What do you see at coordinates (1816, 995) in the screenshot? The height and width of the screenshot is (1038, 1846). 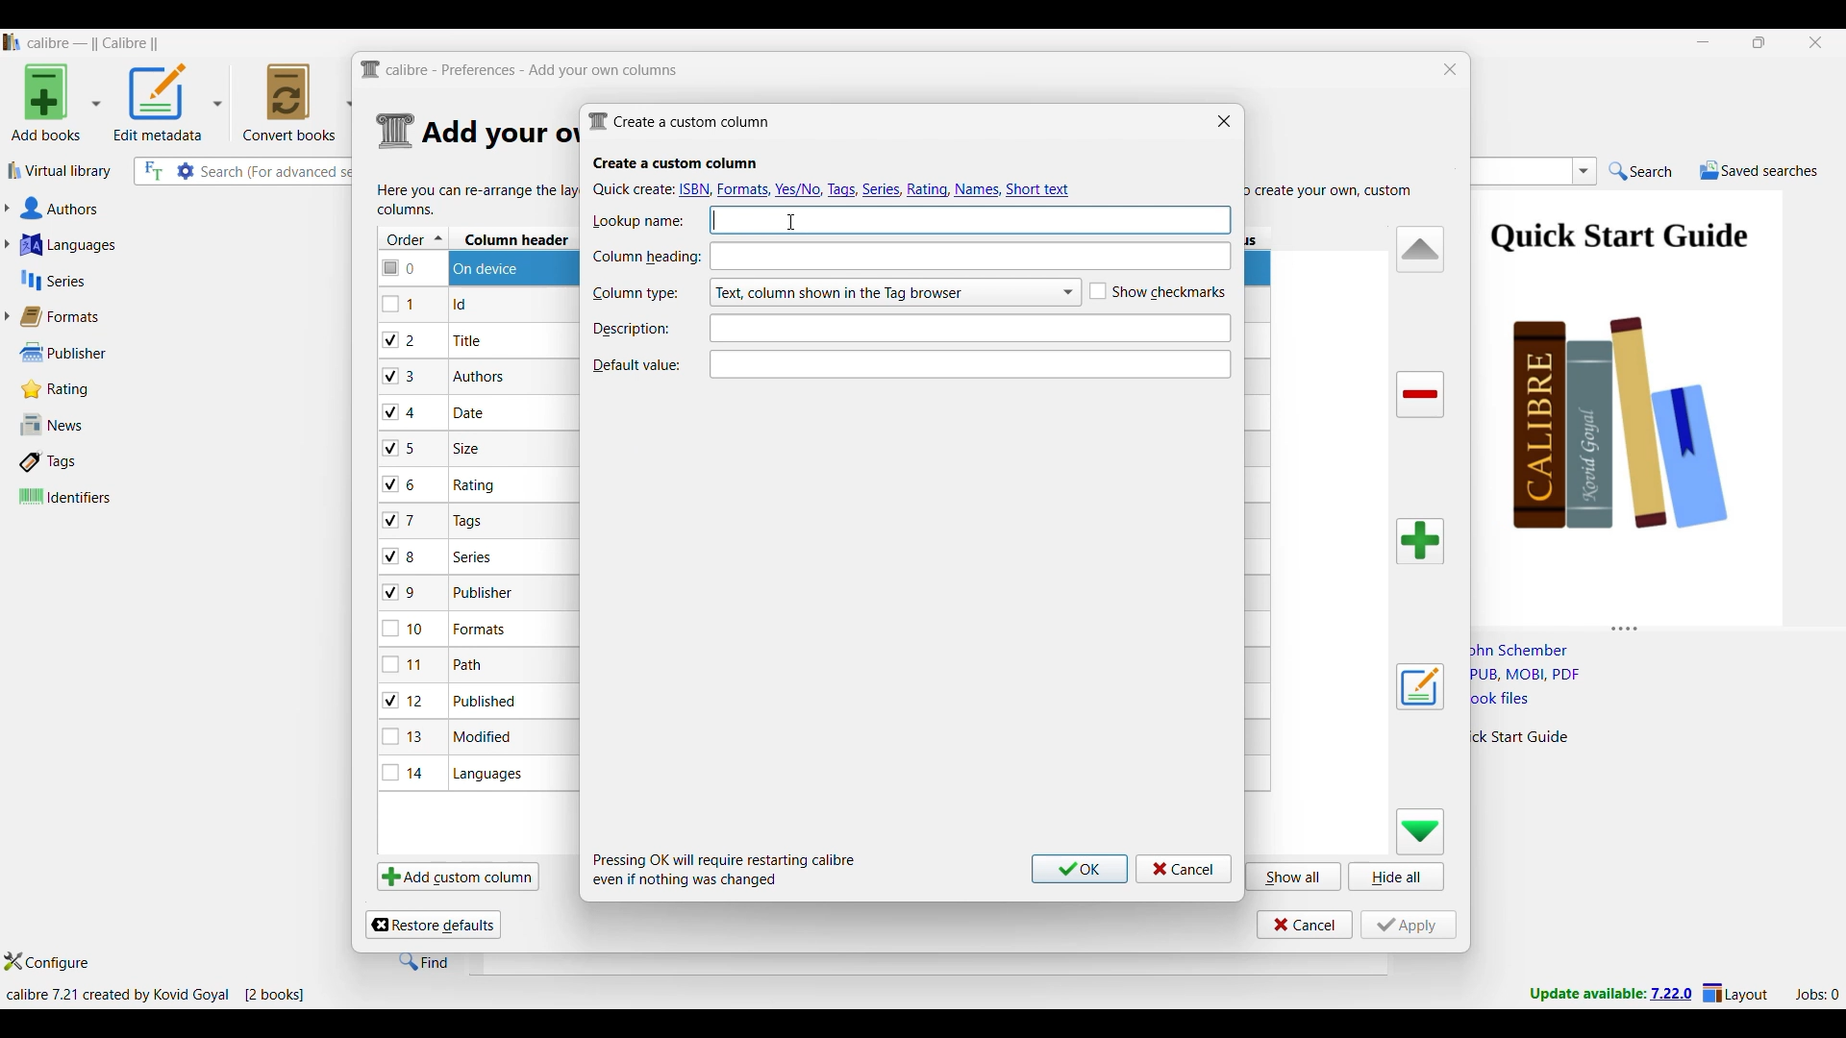 I see `Current jobs` at bounding box center [1816, 995].